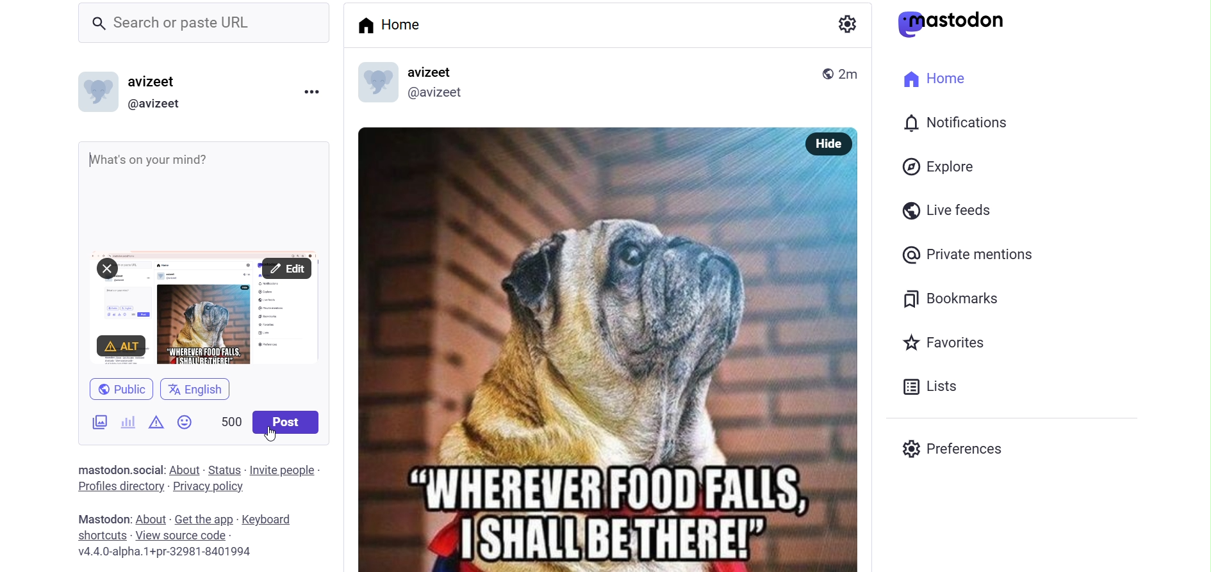 The width and height of the screenshot is (1211, 572). I want to click on content warning, so click(159, 423).